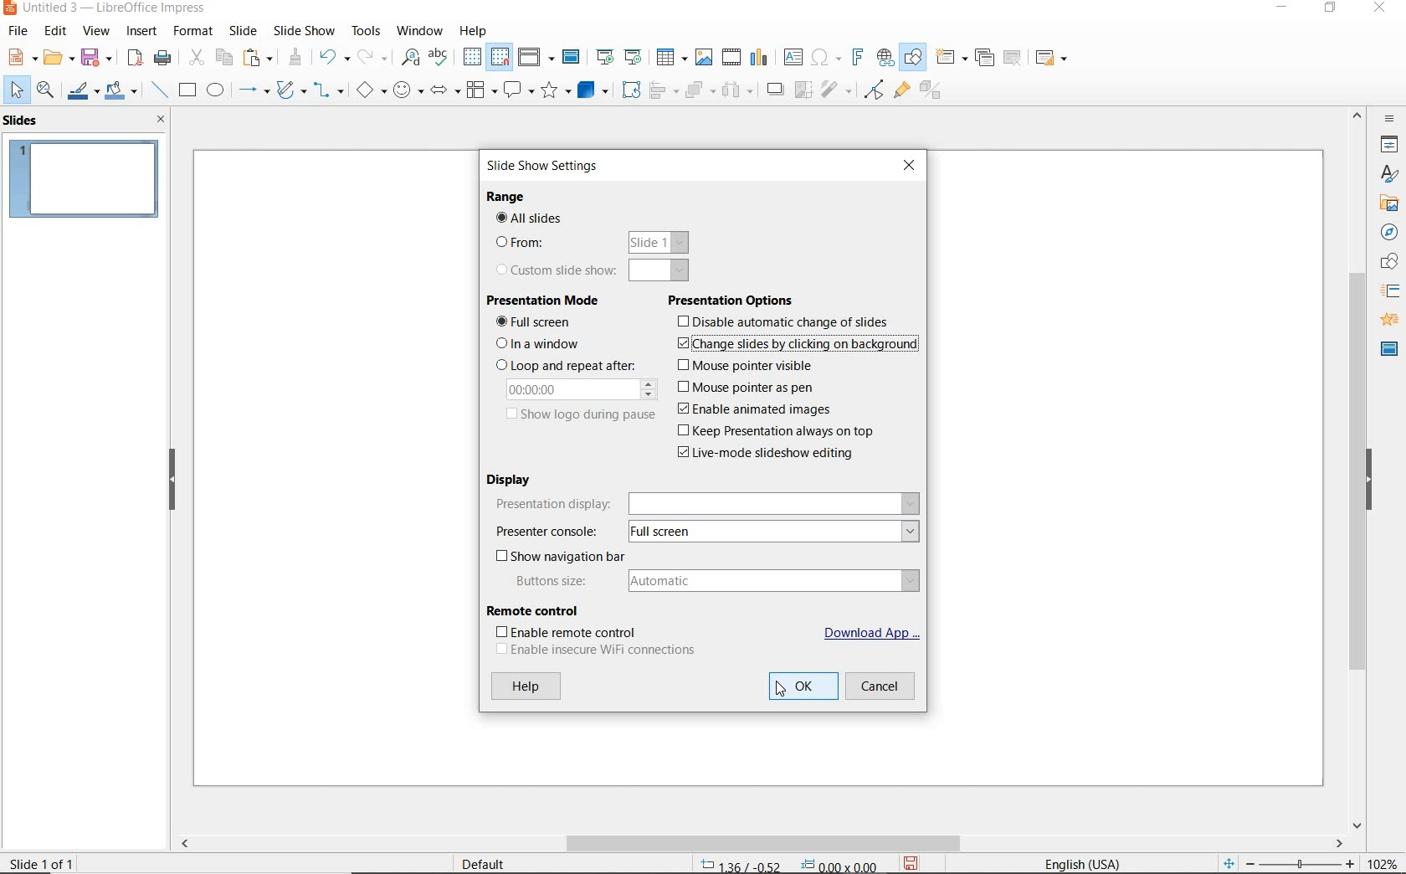 Image resolution: width=1406 pixels, height=874 pixels. I want to click on ALIGN OBJECTS, so click(659, 90).